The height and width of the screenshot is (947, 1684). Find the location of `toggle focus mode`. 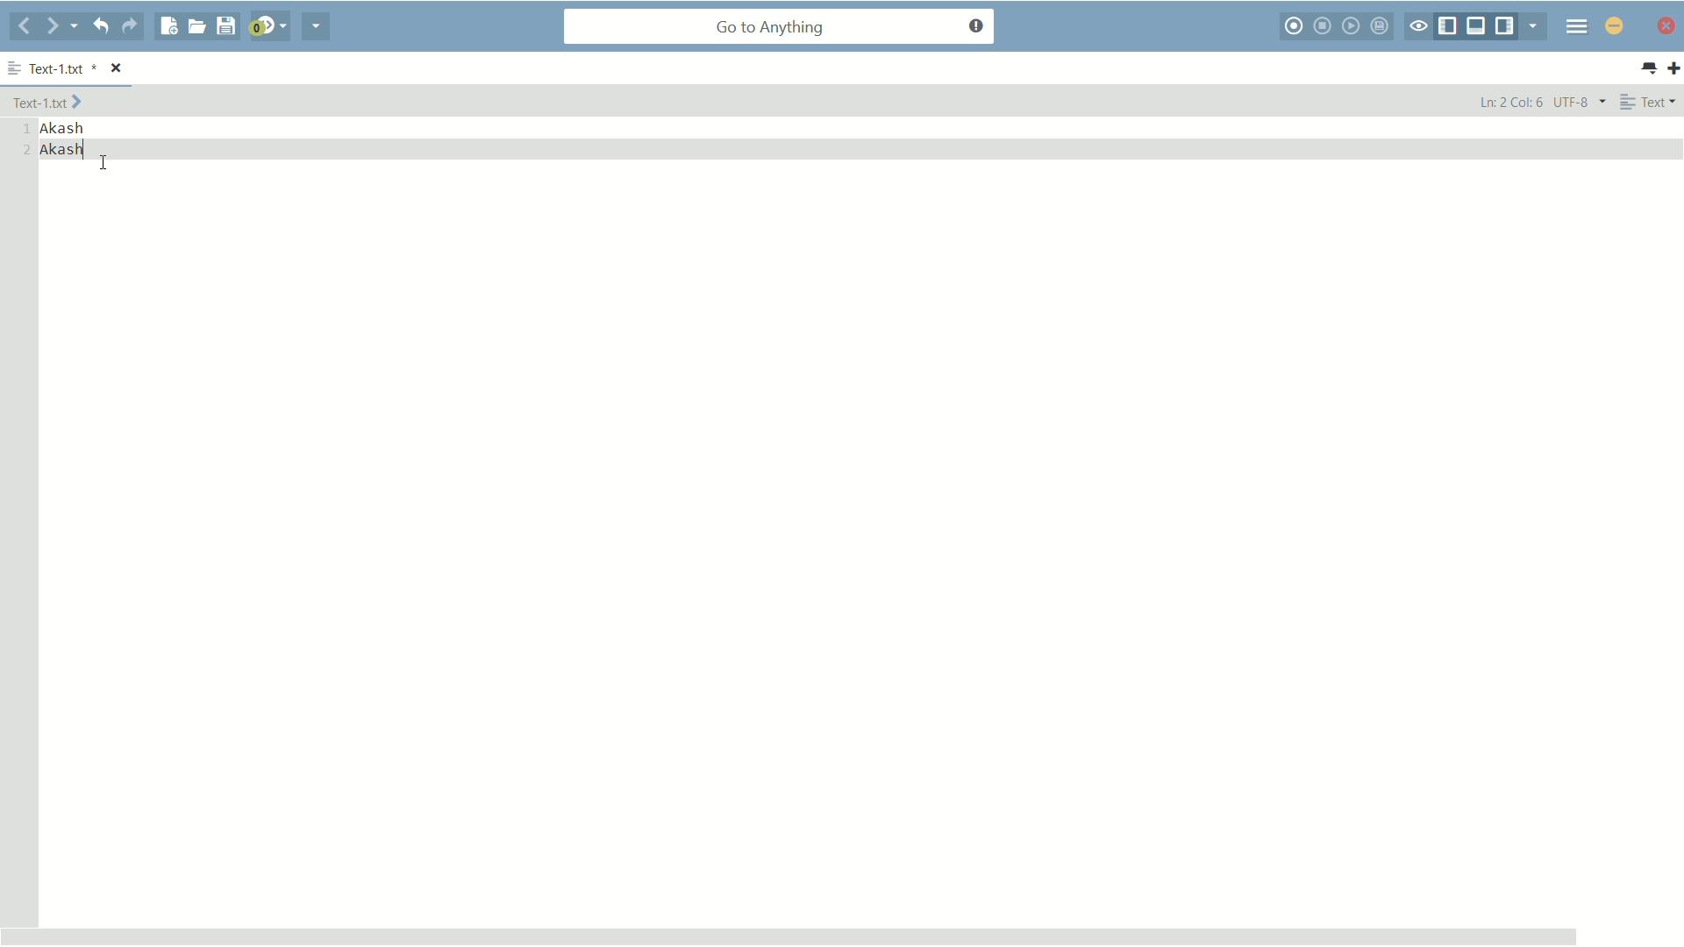

toggle focus mode is located at coordinates (1417, 26).